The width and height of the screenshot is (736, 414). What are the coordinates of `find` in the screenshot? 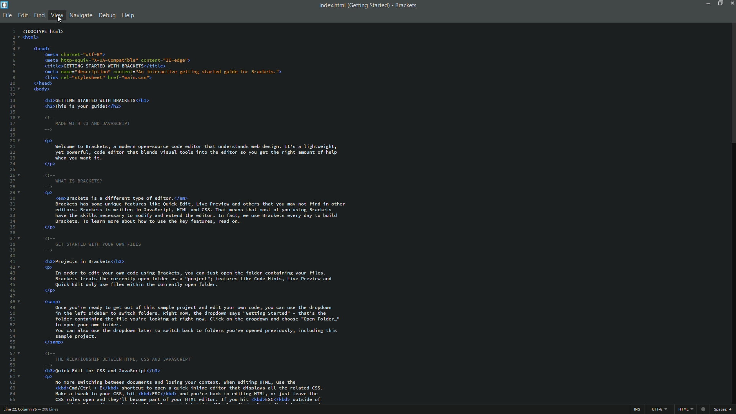 It's located at (39, 15).